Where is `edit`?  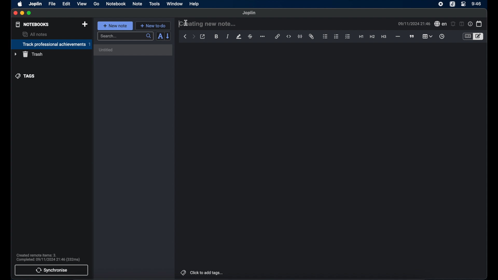
edit is located at coordinates (67, 4).